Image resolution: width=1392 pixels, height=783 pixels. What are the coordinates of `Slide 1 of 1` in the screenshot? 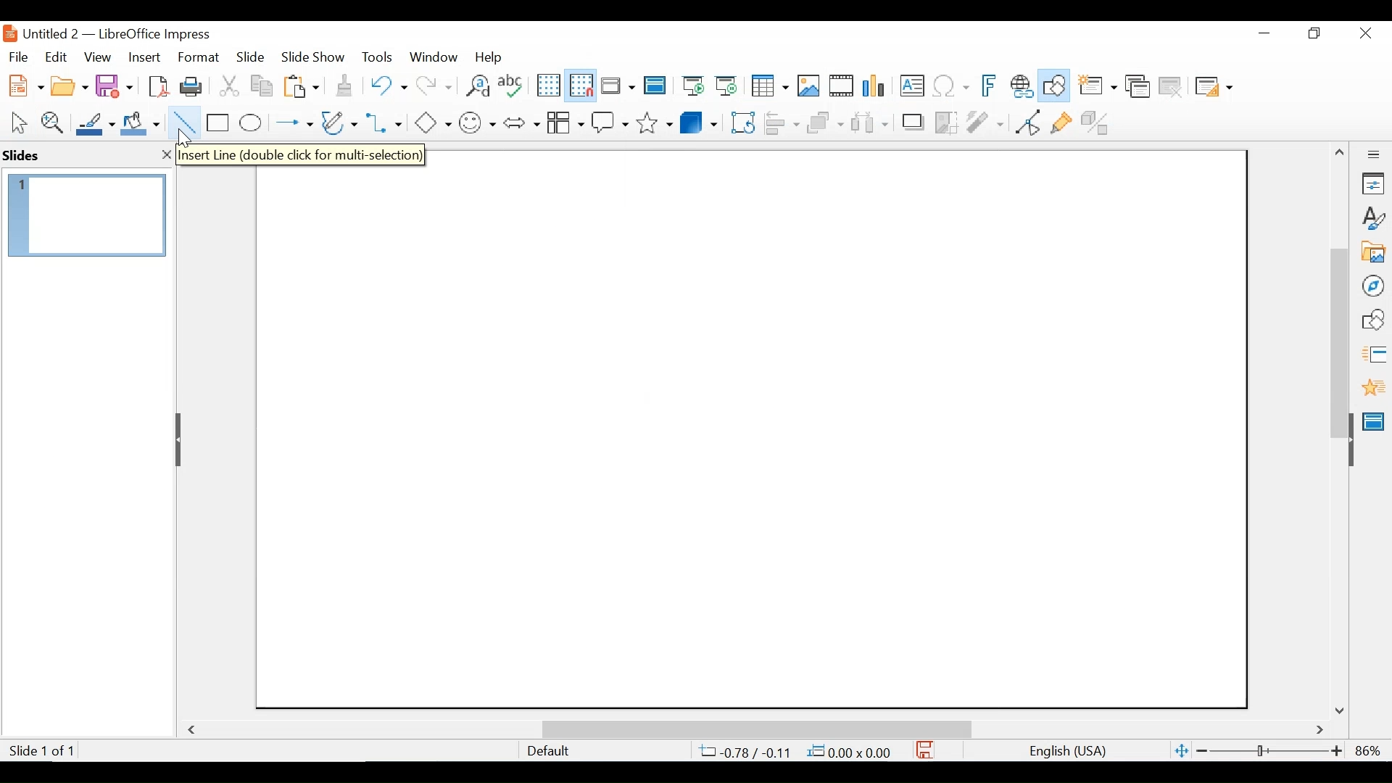 It's located at (41, 750).